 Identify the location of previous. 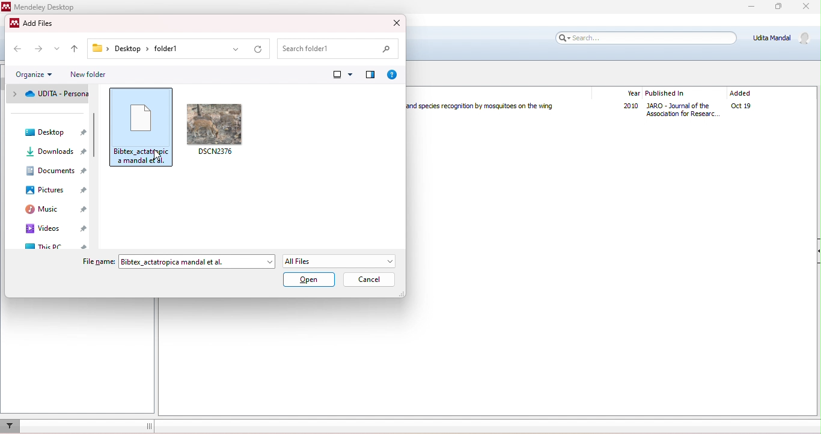
(19, 48).